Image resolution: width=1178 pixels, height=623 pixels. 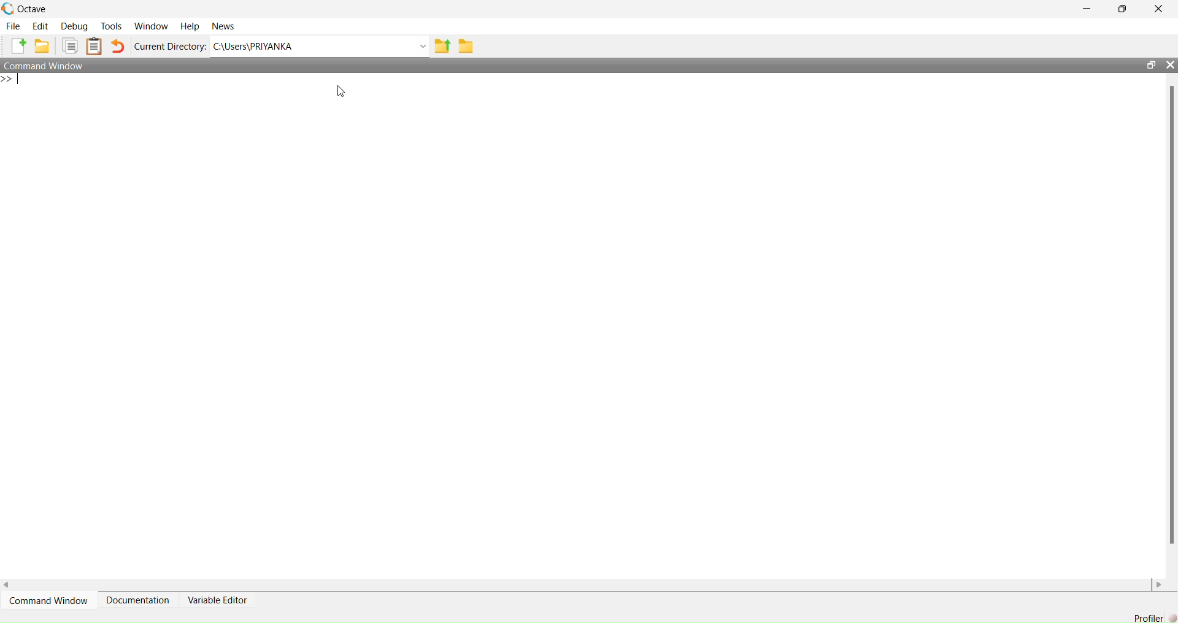 I want to click on debug, so click(x=75, y=27).